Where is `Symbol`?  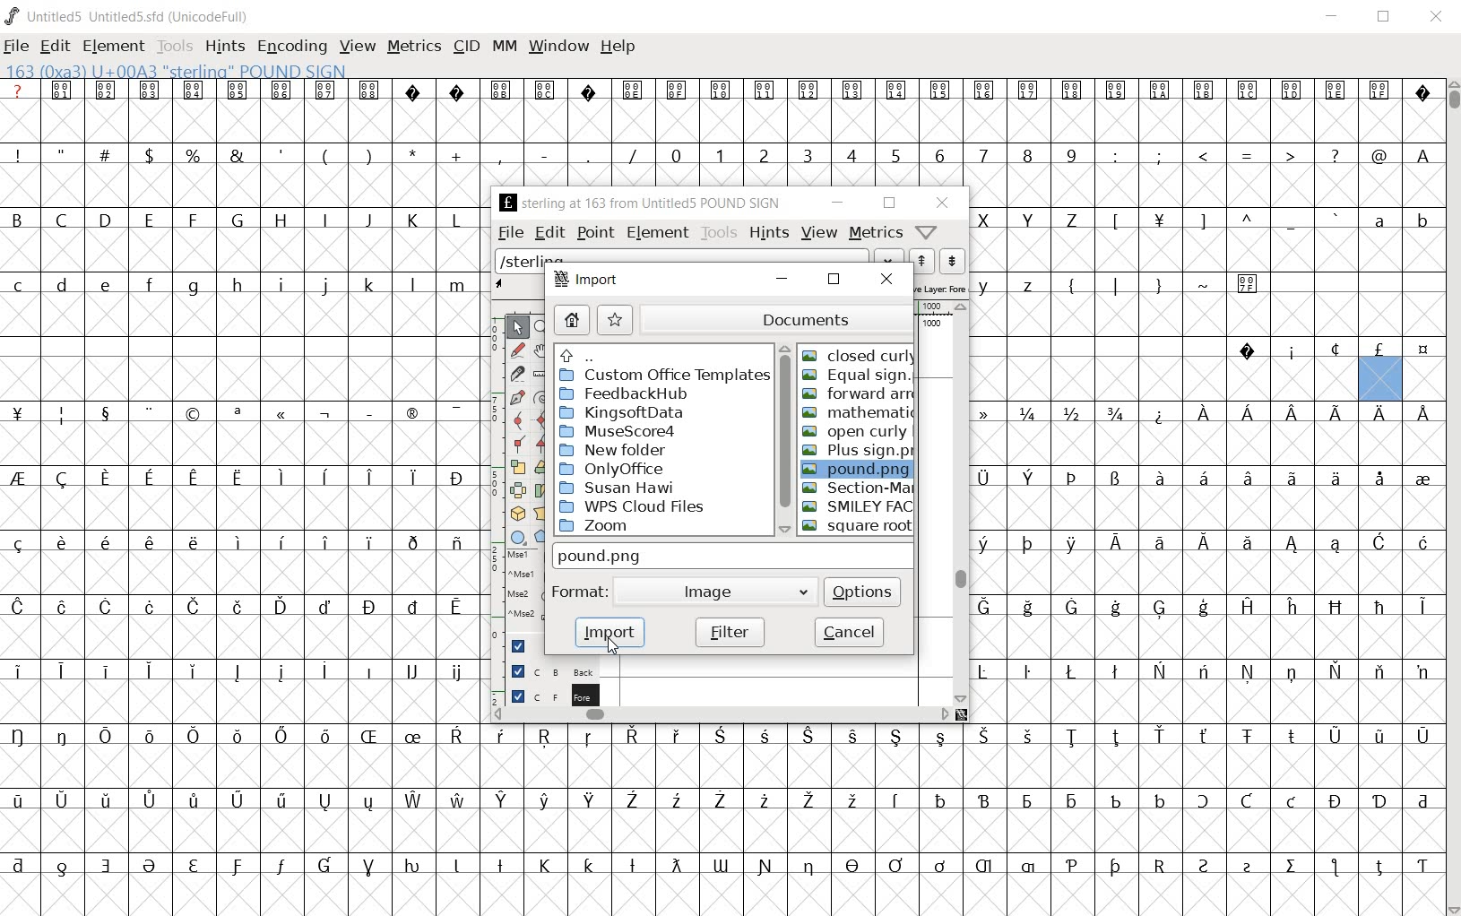
Symbol is located at coordinates (414, 867).